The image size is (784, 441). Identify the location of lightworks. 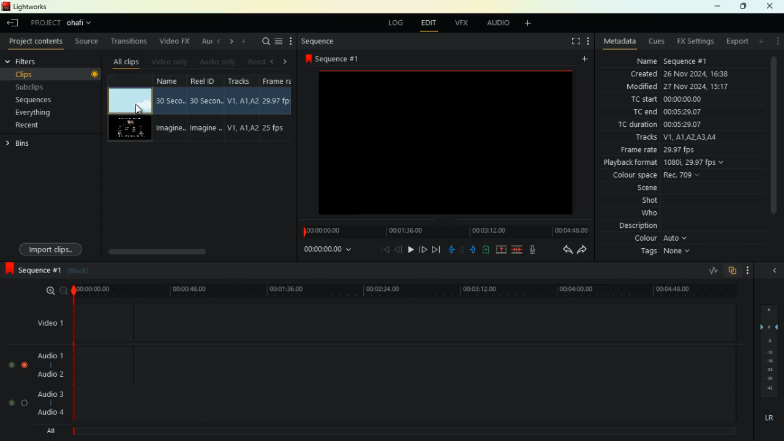
(30, 7).